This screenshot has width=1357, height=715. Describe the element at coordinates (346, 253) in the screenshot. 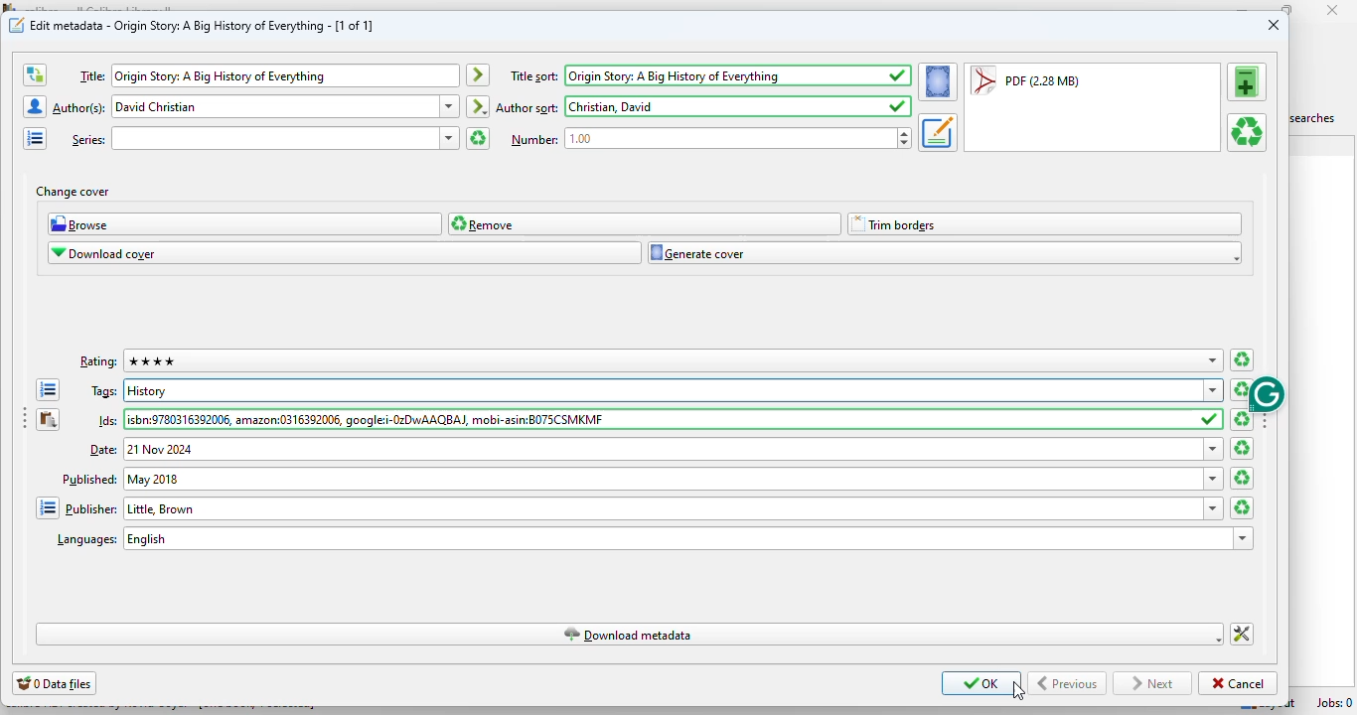

I see `download cover` at that location.